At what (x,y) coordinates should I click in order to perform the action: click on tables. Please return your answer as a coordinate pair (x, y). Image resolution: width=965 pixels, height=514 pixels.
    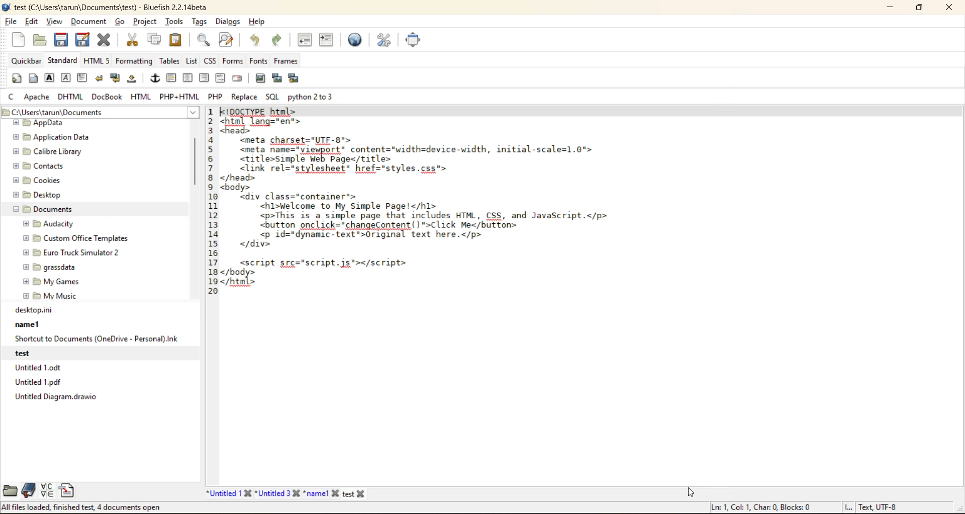
    Looking at the image, I should click on (168, 61).